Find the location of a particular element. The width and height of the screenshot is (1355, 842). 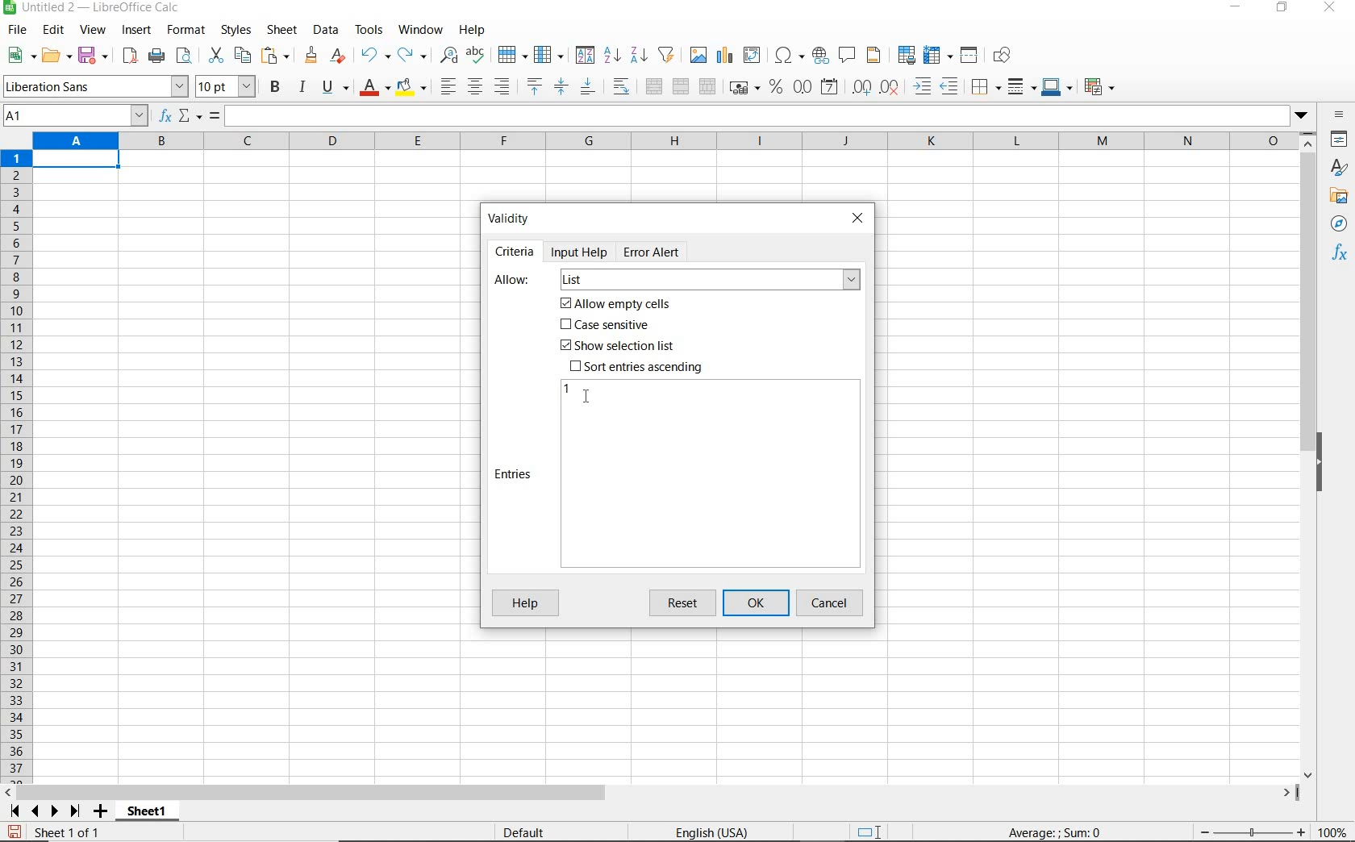

reset is located at coordinates (686, 603).